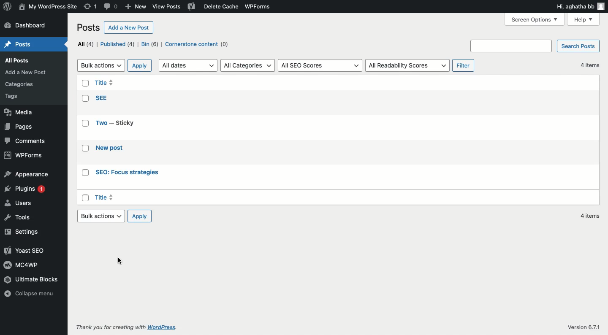 The image size is (608, 335). What do you see at coordinates (140, 65) in the screenshot?
I see `Apply` at bounding box center [140, 65].